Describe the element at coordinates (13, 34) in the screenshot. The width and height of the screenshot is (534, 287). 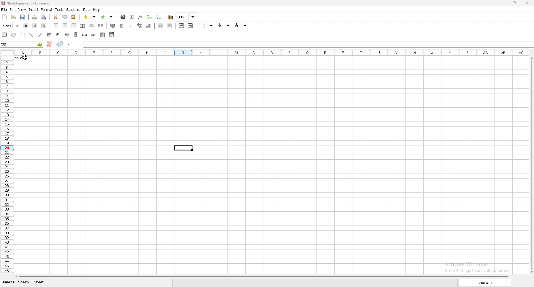
I see `ellipse` at that location.